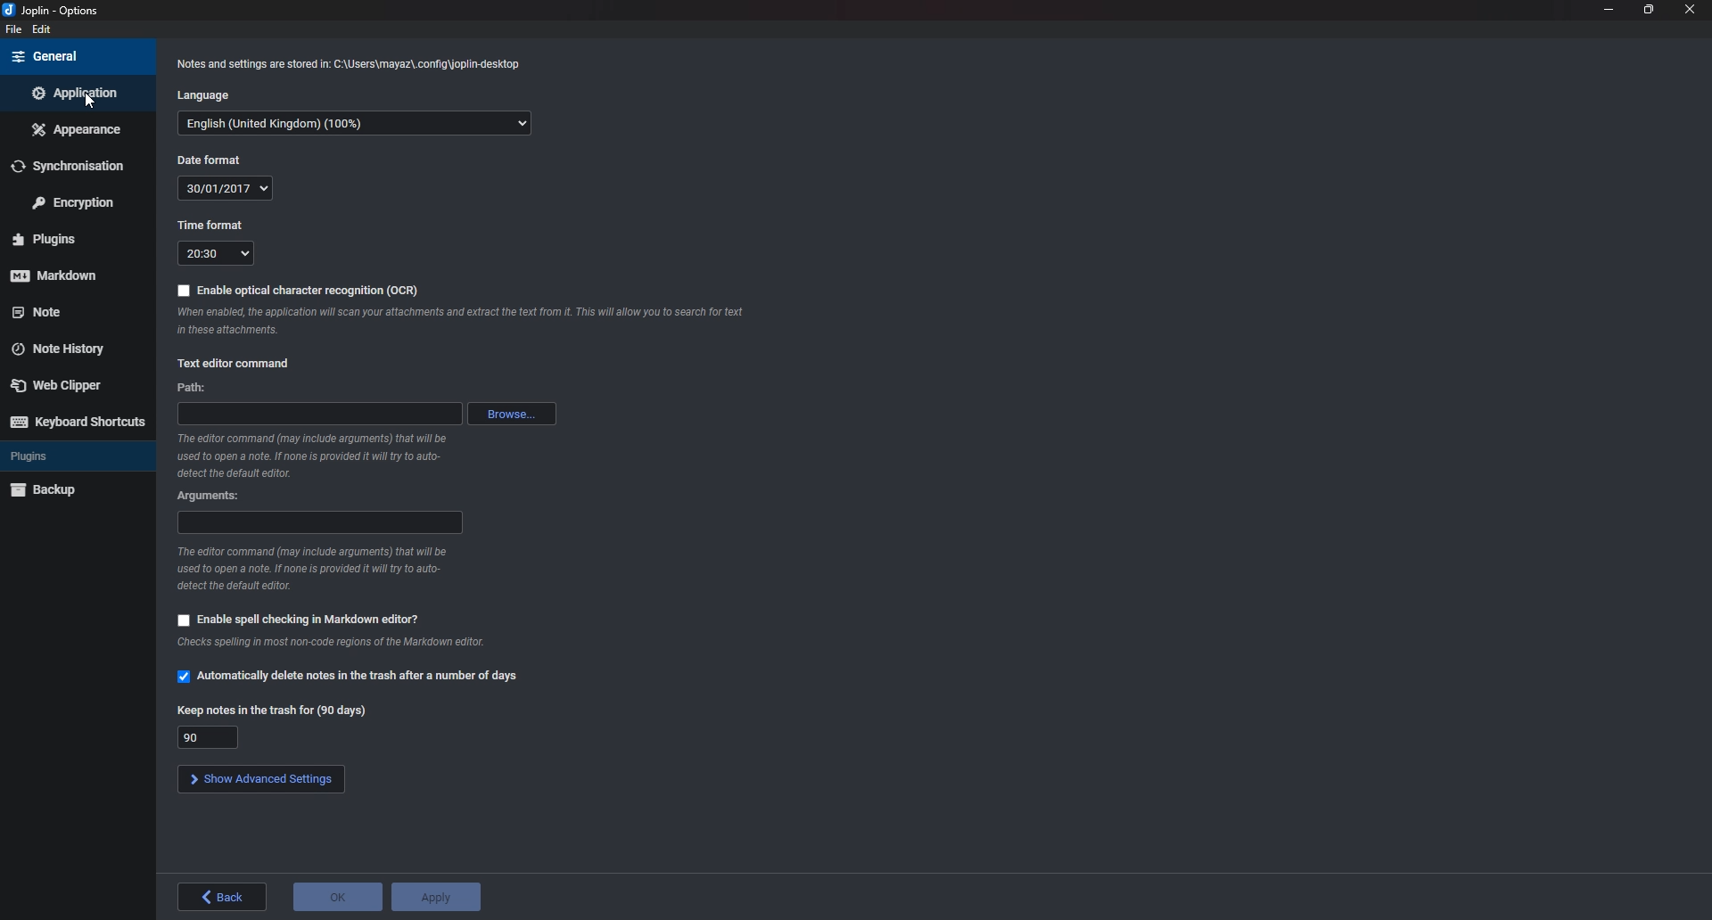 The width and height of the screenshot is (1712, 920). I want to click on arguments, so click(318, 522).